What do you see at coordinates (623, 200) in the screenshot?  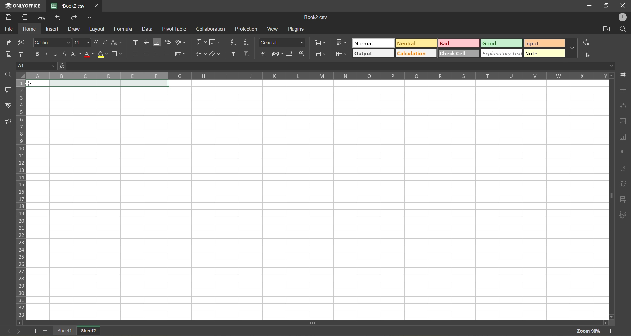 I see `slicer` at bounding box center [623, 200].